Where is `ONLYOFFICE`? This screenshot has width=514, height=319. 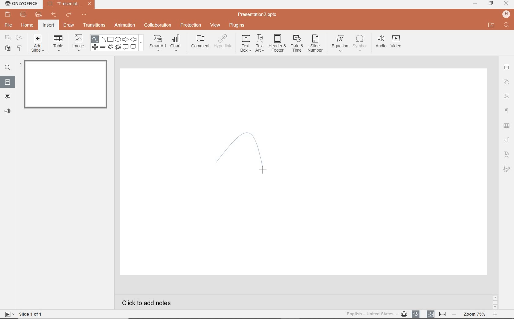
ONLYOFFICE is located at coordinates (21, 4).